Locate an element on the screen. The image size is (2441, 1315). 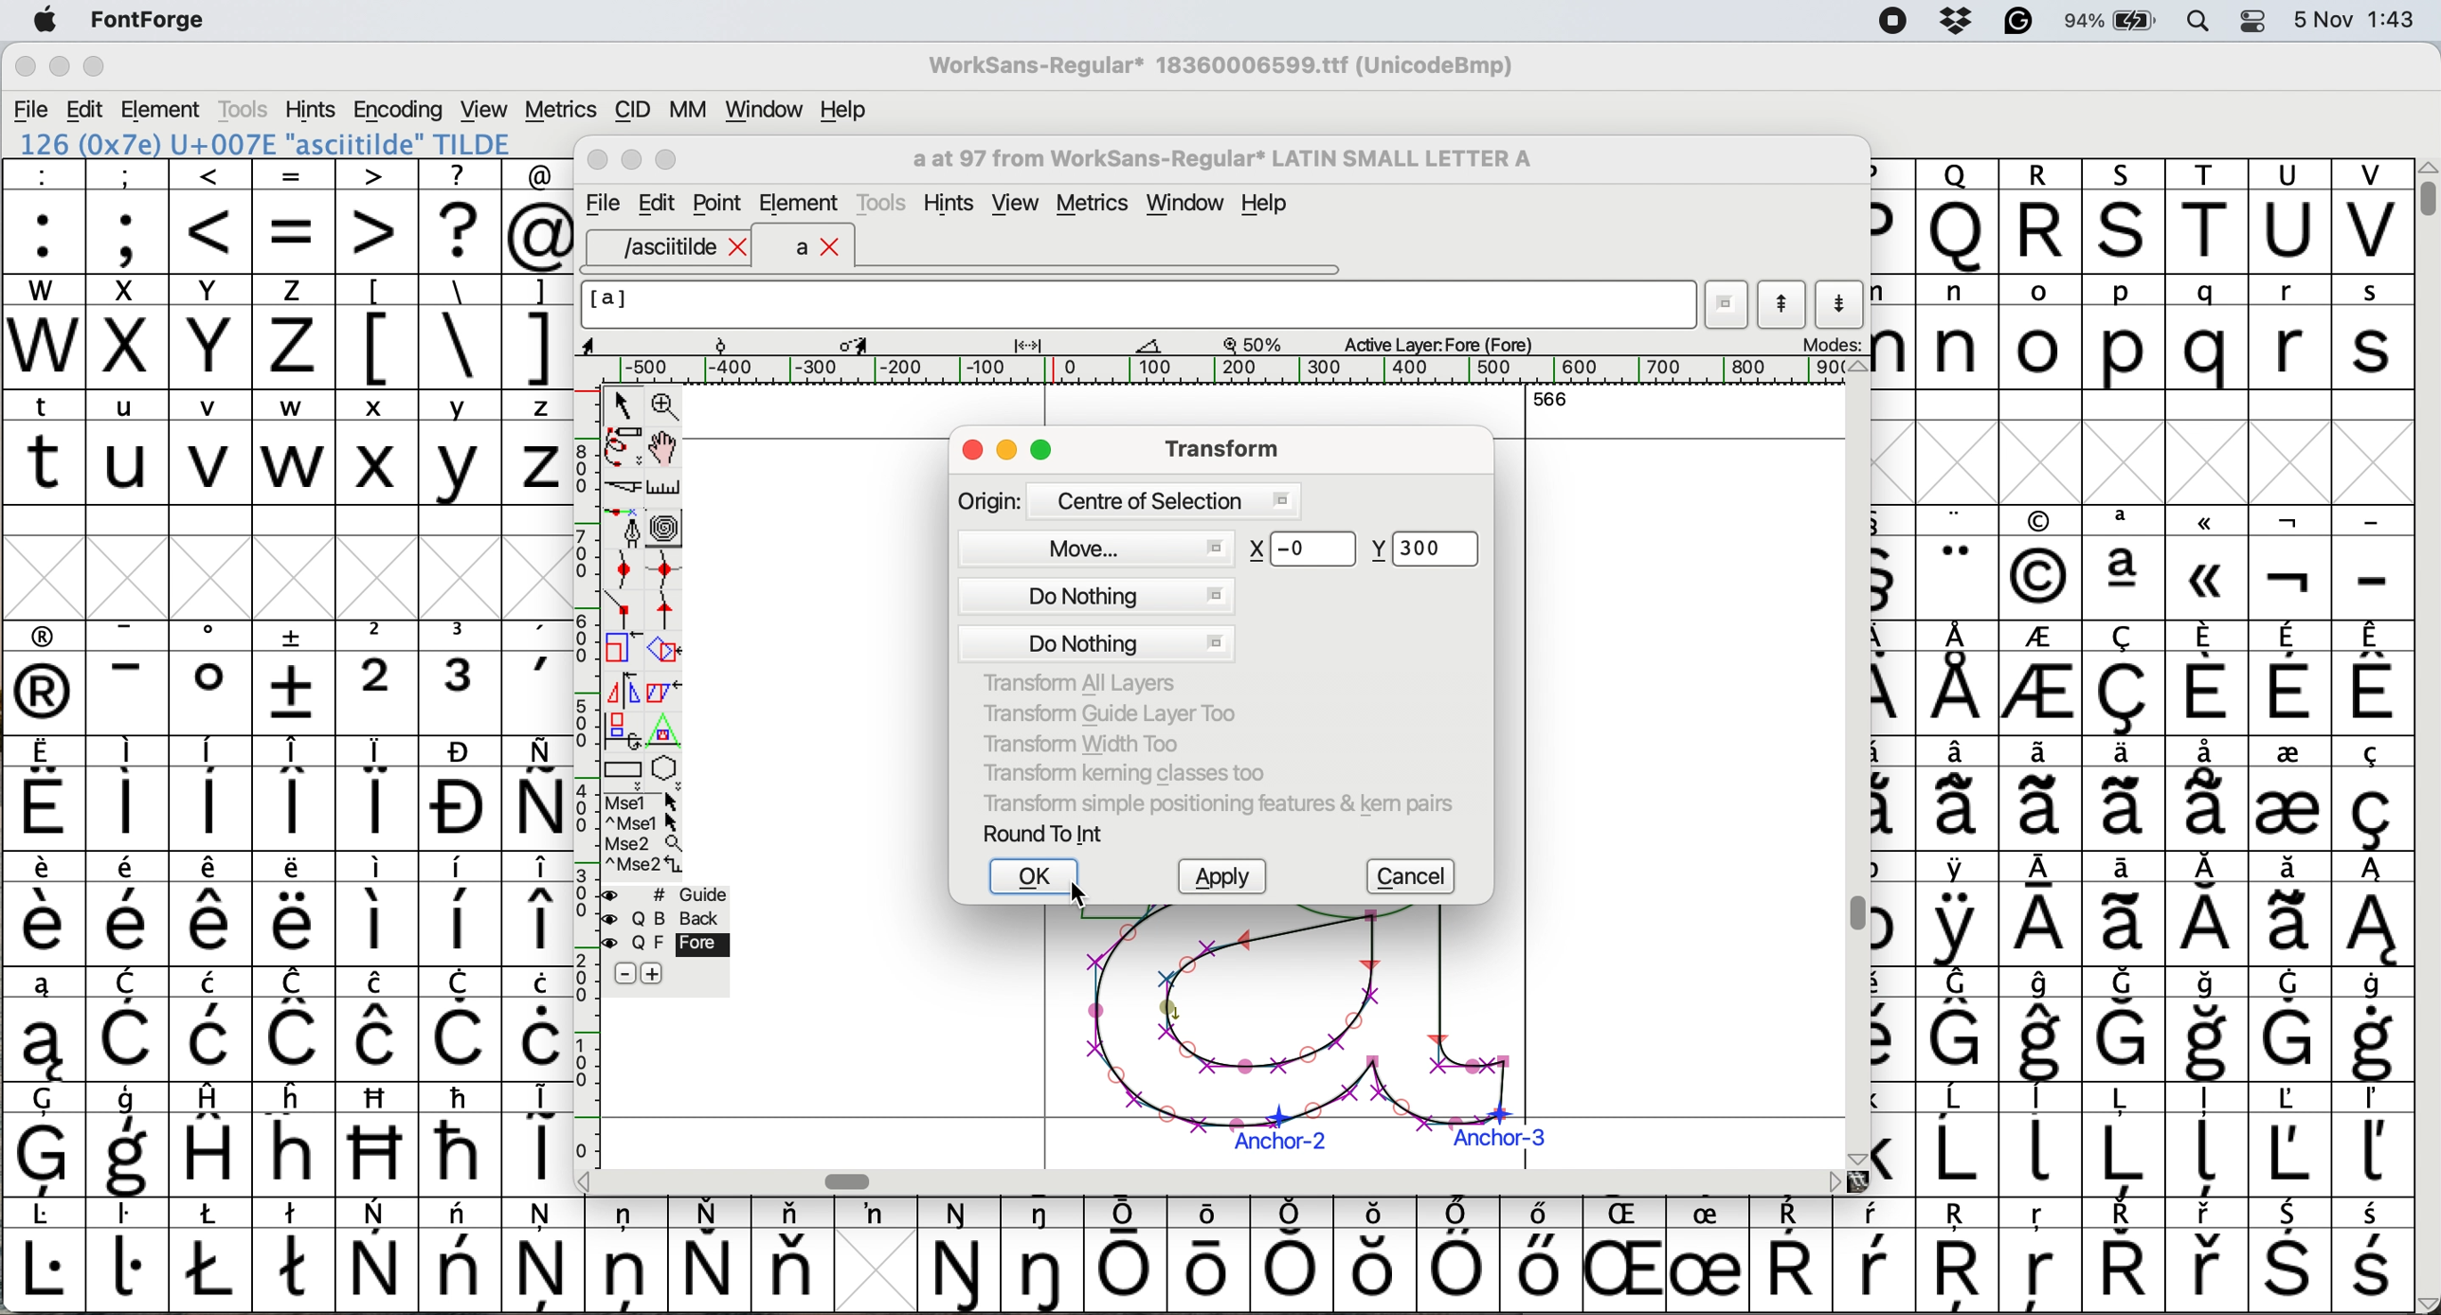
cut splines in two is located at coordinates (624, 489).